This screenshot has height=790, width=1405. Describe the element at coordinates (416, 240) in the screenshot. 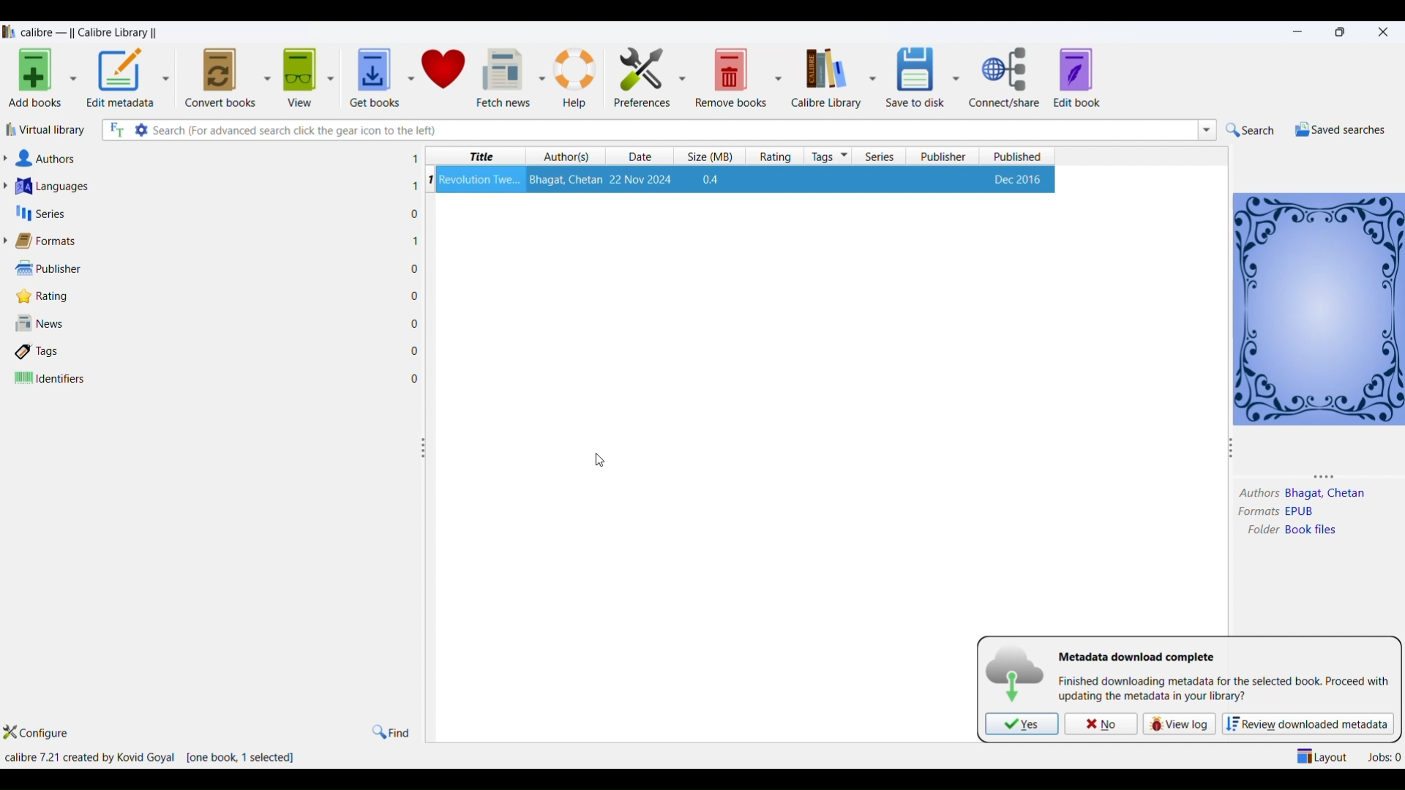

I see `1` at that location.